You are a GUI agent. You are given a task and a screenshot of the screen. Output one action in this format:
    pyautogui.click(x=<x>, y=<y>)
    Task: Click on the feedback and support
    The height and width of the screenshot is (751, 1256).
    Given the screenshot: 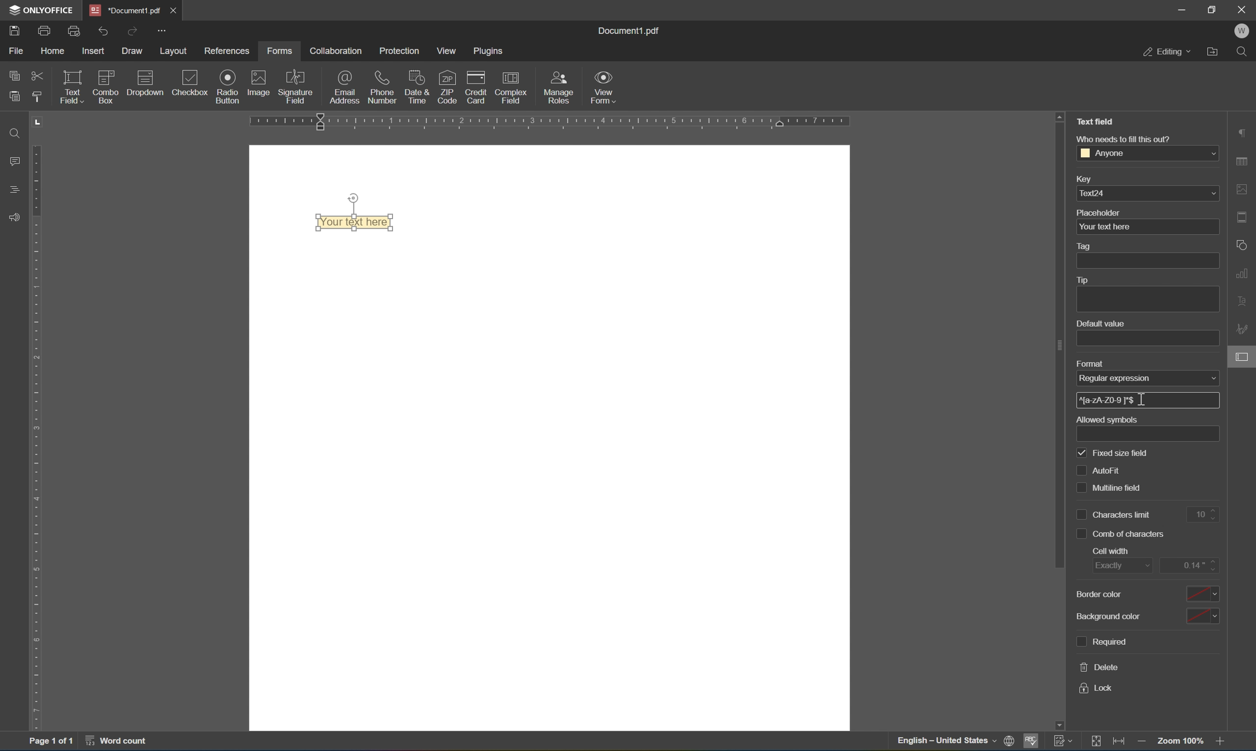 What is the action you would take?
    pyautogui.click(x=14, y=218)
    